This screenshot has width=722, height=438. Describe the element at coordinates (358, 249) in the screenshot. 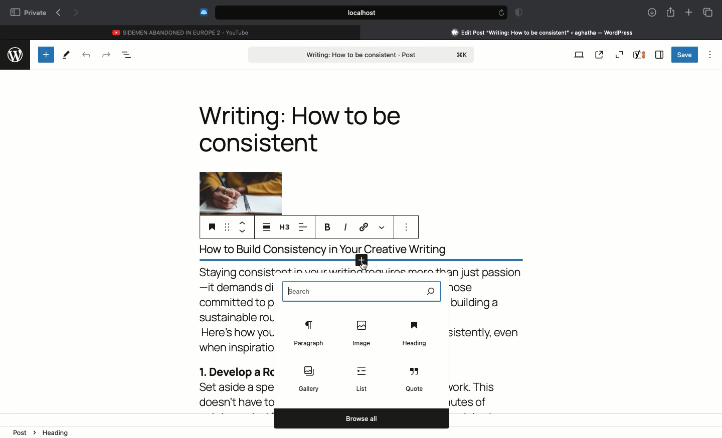

I see `title` at that location.